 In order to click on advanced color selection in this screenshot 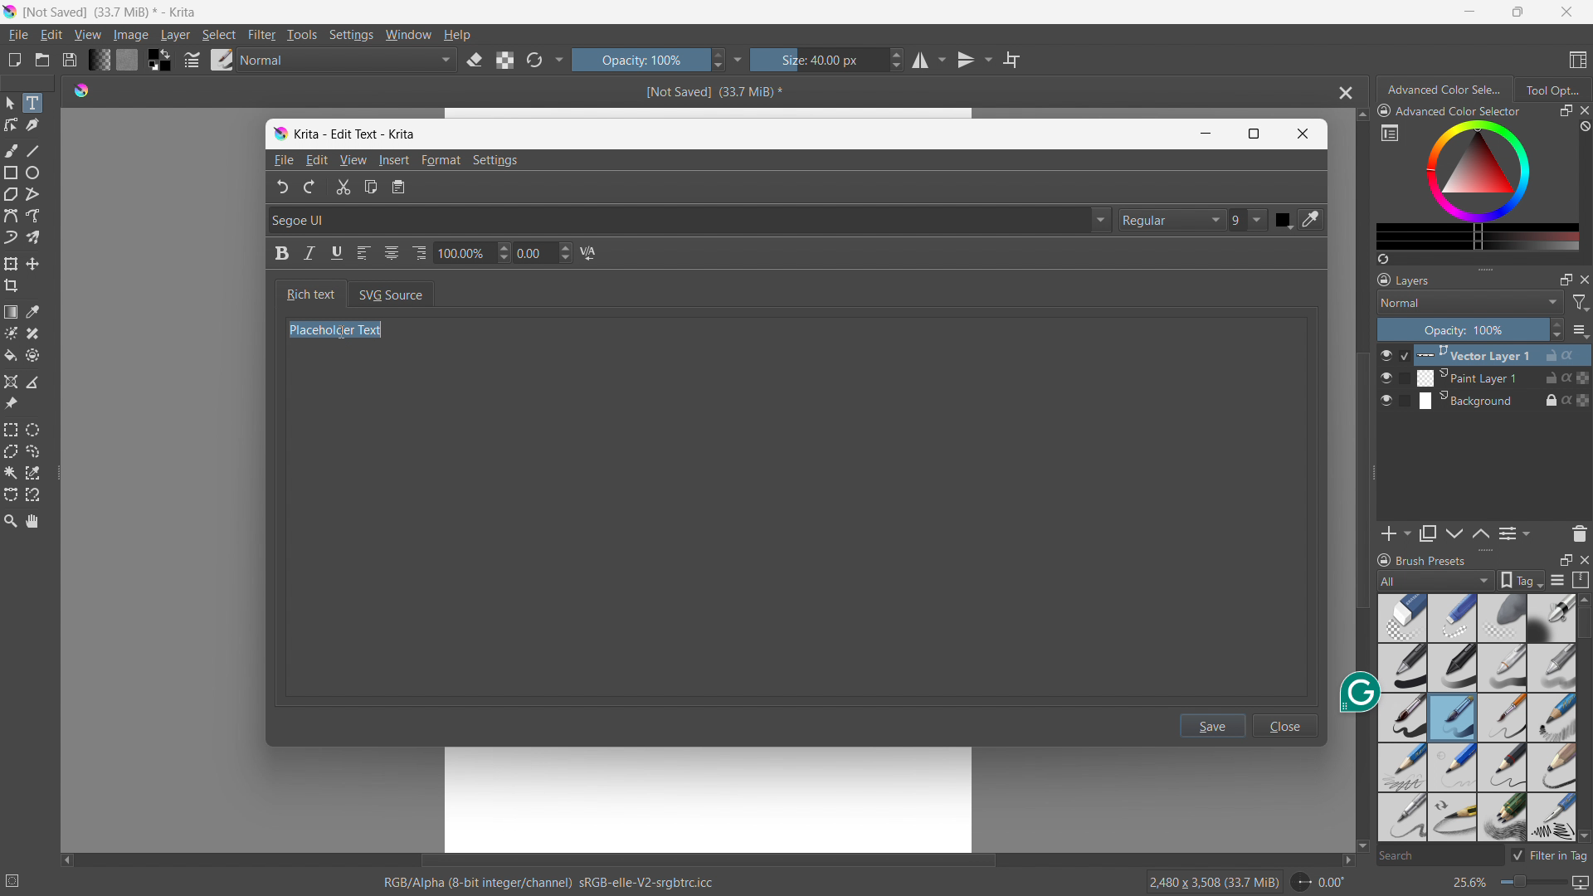, I will do `click(1446, 90)`.